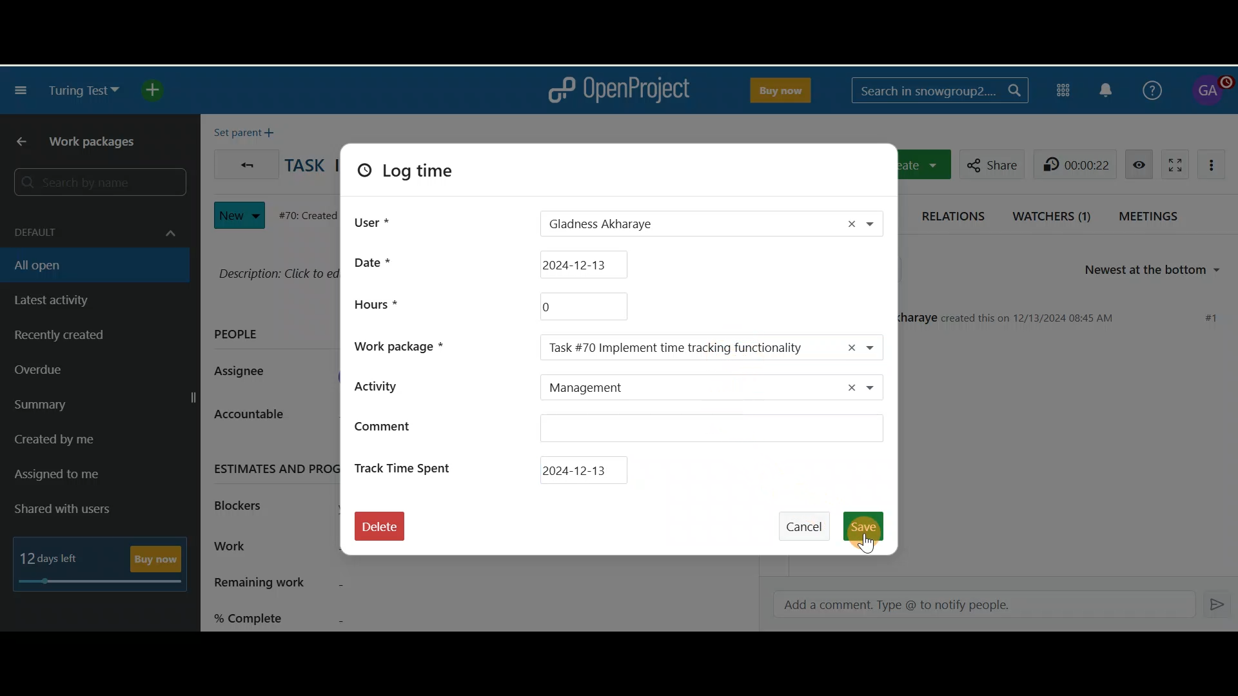 The height and width of the screenshot is (696, 1238). Describe the element at coordinates (1210, 91) in the screenshot. I see `Account name` at that location.